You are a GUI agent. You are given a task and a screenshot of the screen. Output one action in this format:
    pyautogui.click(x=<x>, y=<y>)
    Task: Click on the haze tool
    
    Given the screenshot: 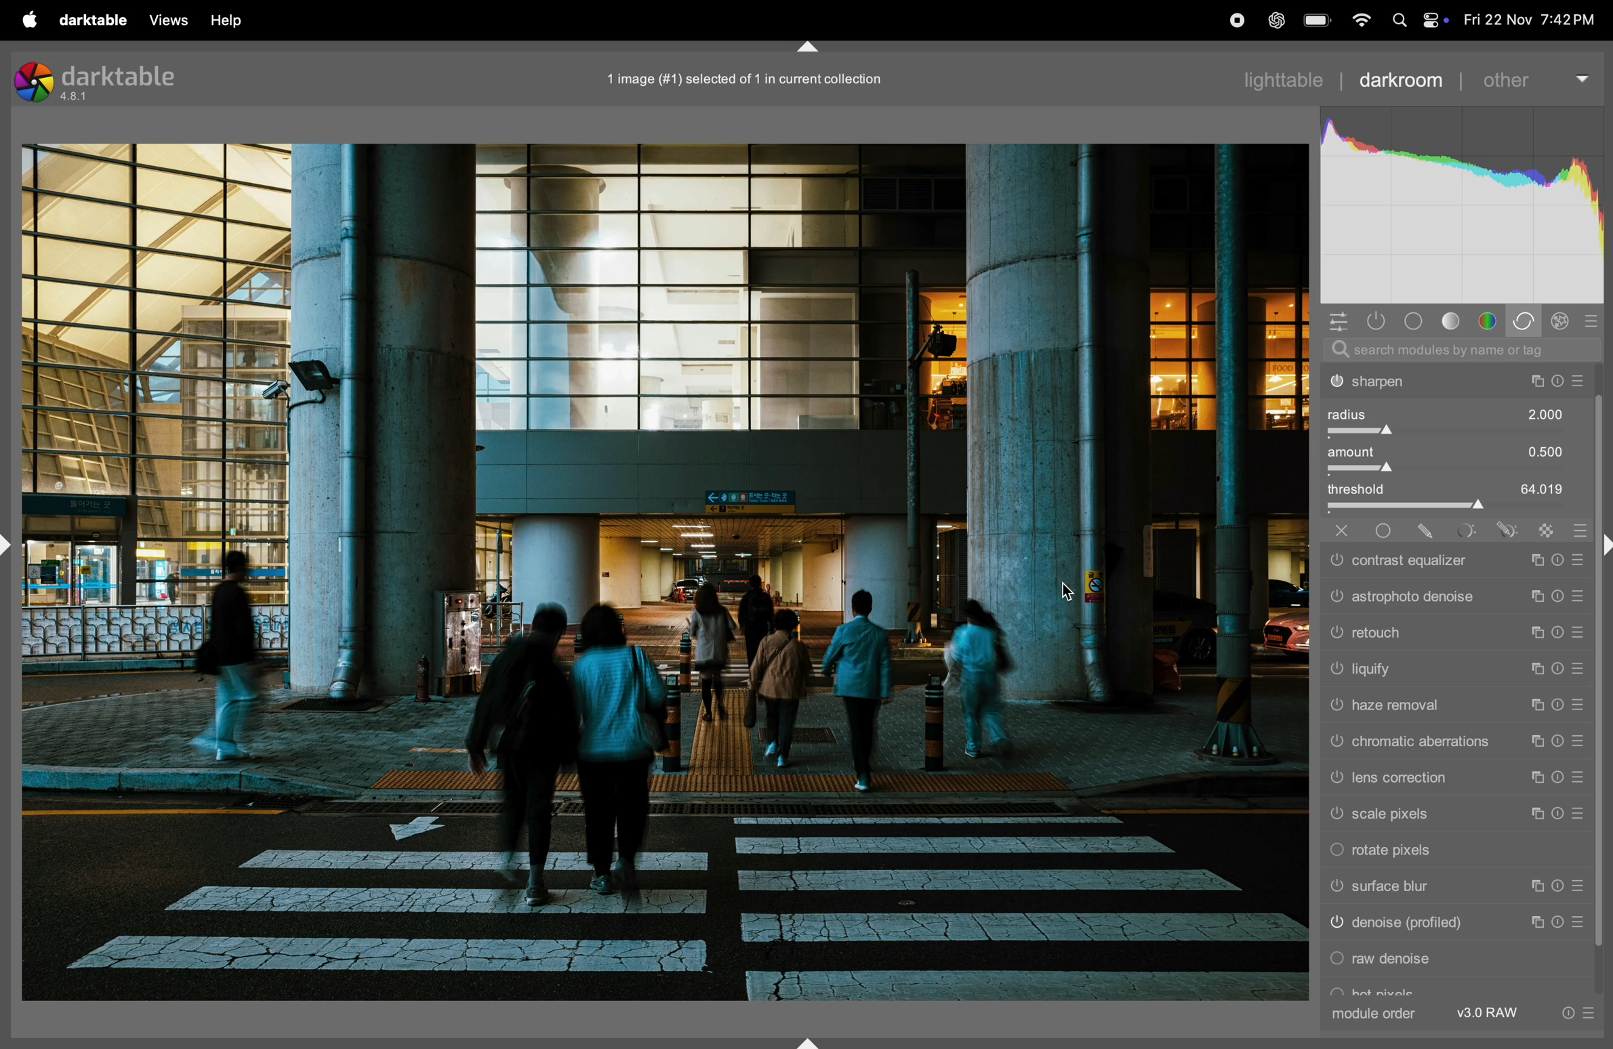 What is the action you would take?
    pyautogui.click(x=1452, y=706)
    